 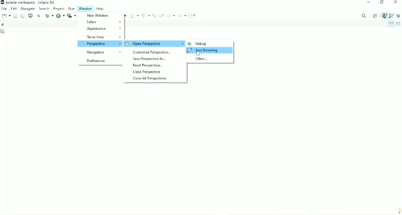 I want to click on Close All Perspectives, so click(x=149, y=78).